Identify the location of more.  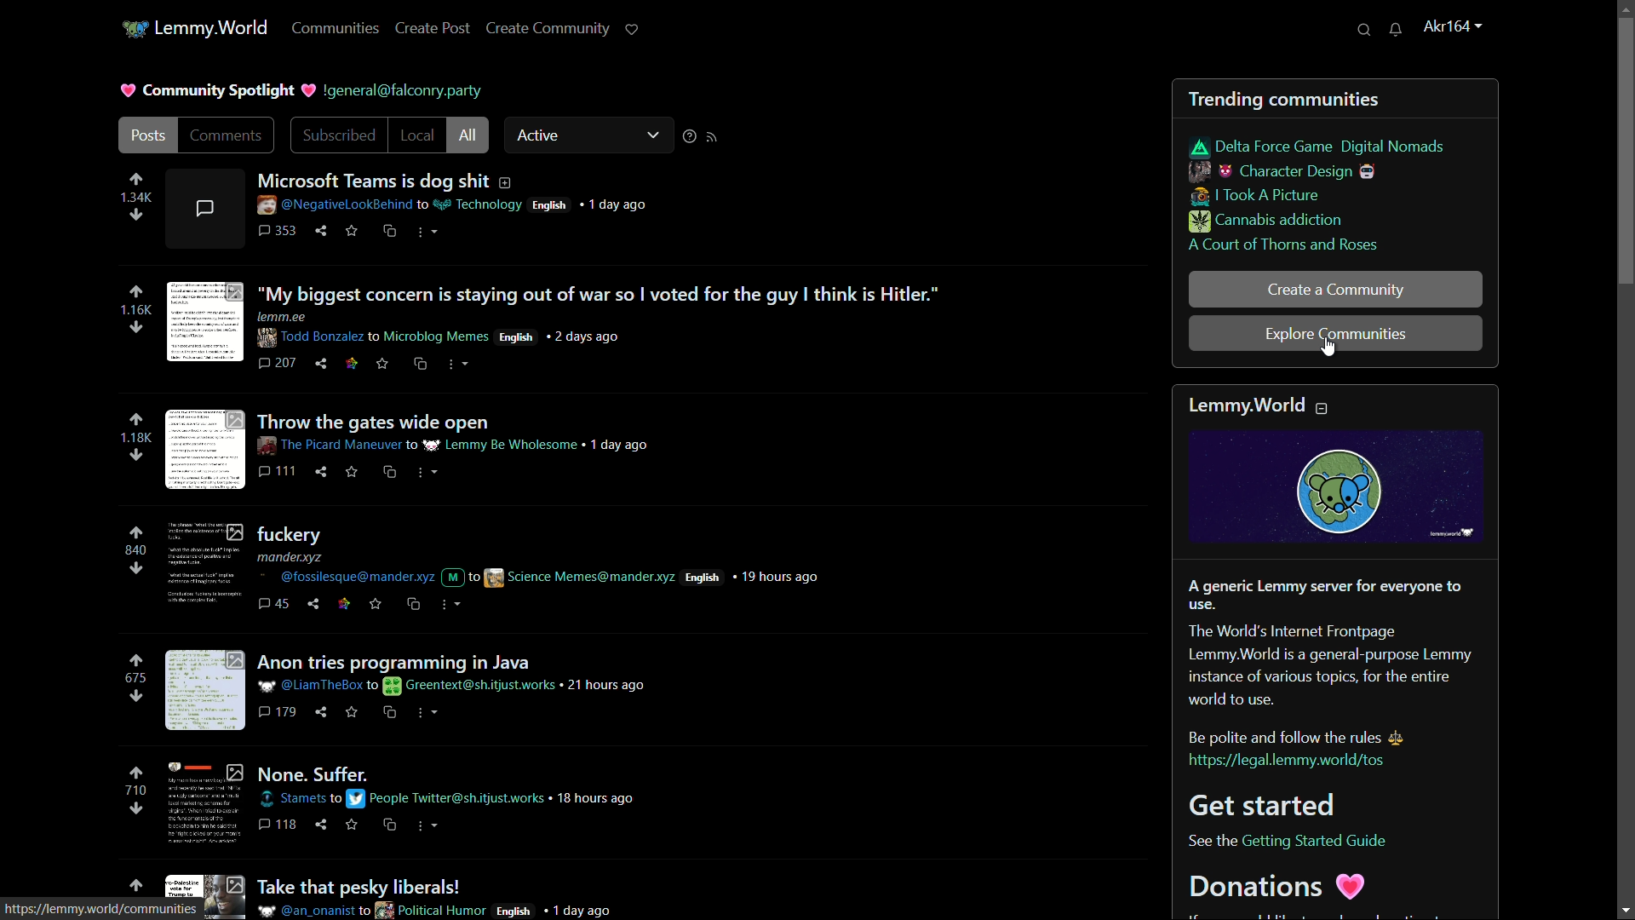
(427, 825).